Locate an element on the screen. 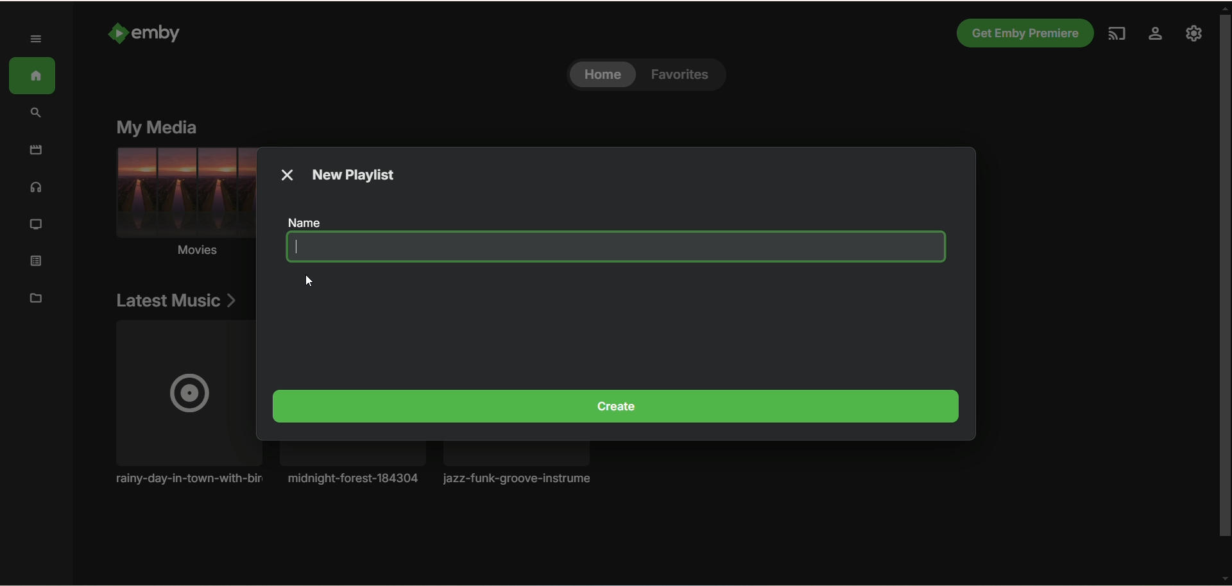 This screenshot has width=1232, height=586. favorites is located at coordinates (685, 76).